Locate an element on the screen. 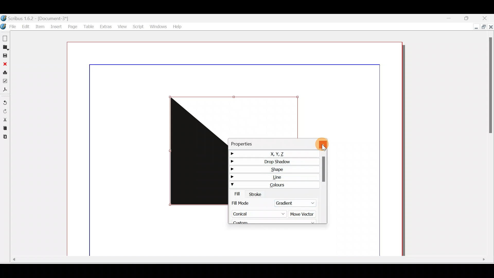  Page is located at coordinates (72, 27).